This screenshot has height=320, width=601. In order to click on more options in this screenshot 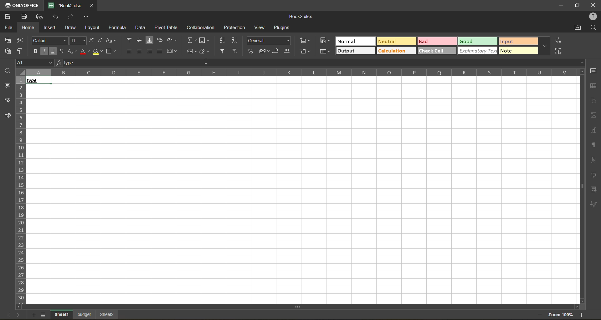, I will do `click(546, 46)`.